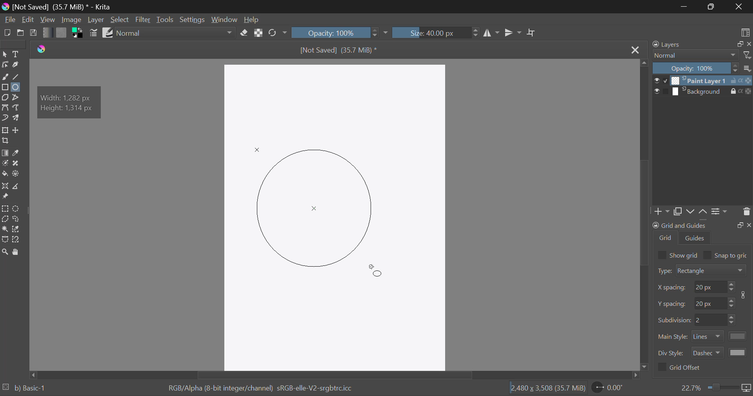  What do you see at coordinates (513, 33) in the screenshot?
I see `Horizontal Mirror Flip` at bounding box center [513, 33].